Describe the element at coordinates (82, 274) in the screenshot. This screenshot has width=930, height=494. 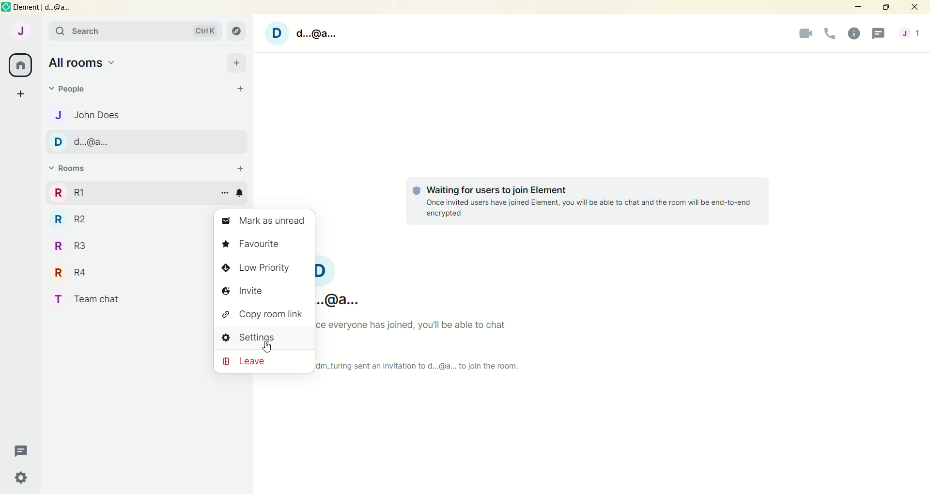
I see `R R4` at that location.